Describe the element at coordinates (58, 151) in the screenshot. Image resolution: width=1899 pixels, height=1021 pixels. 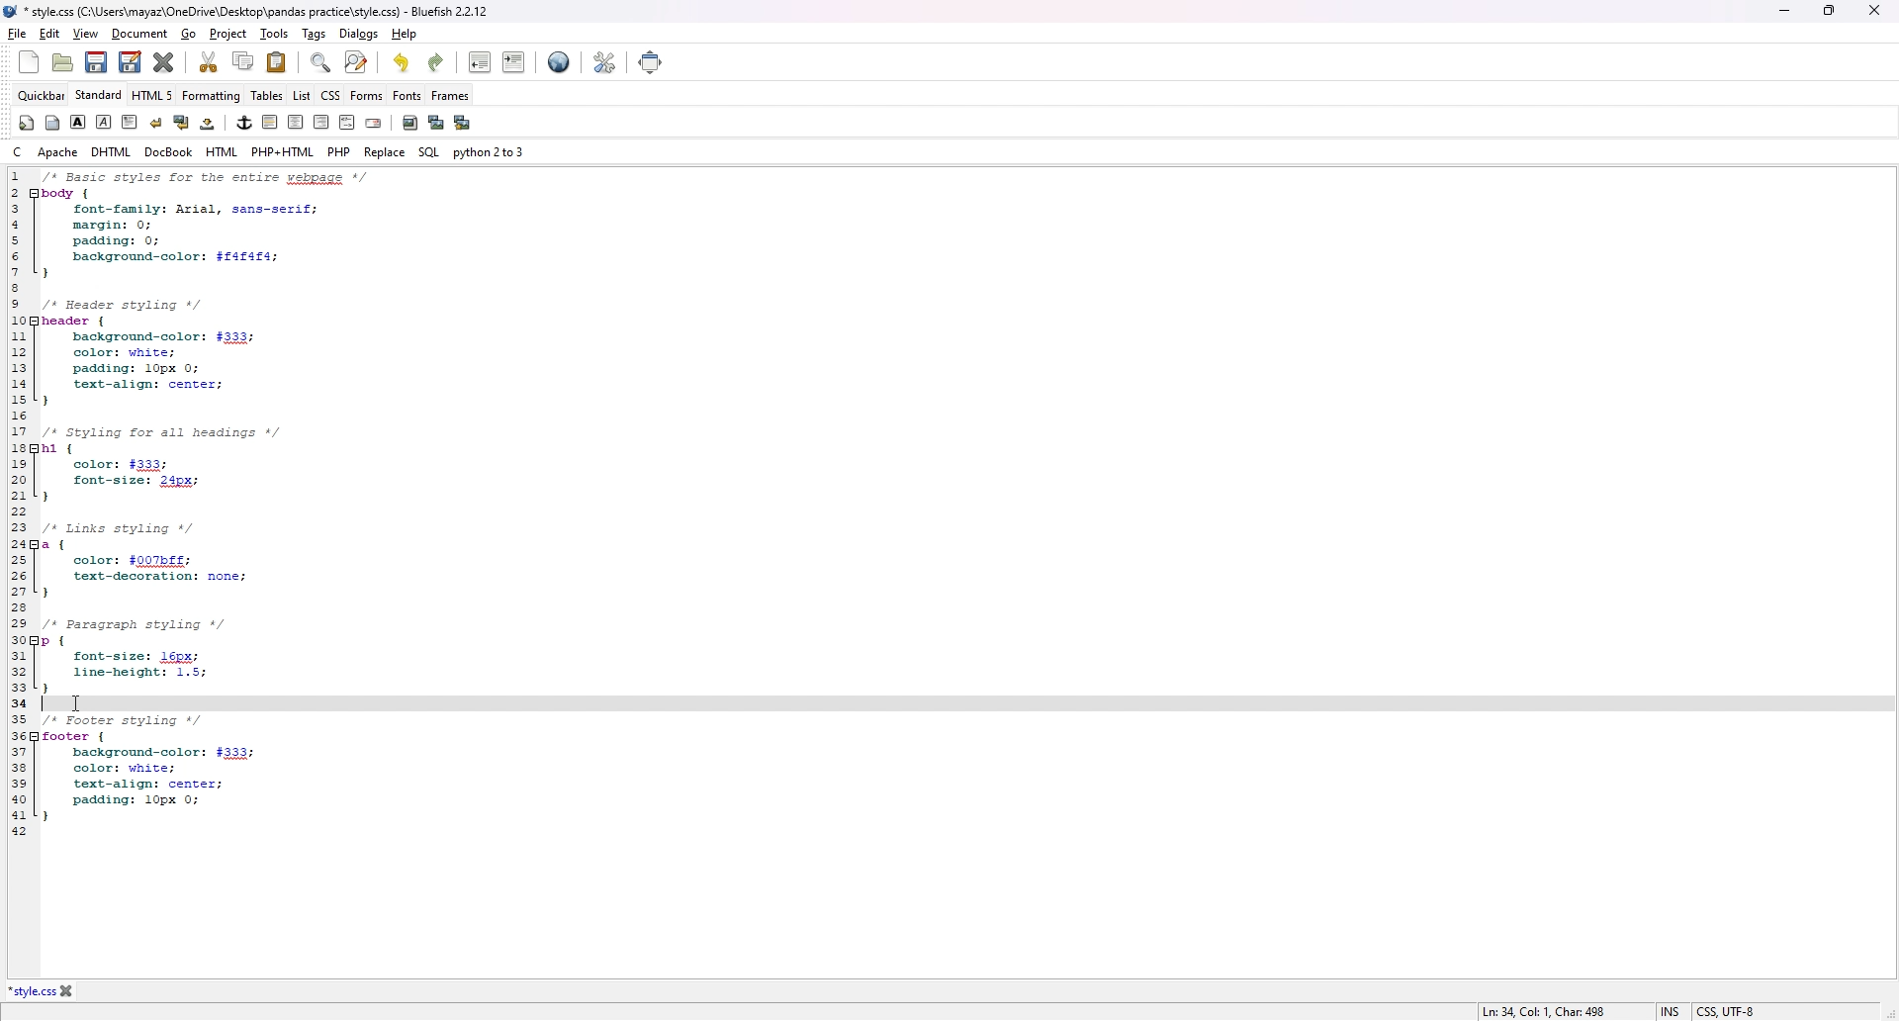
I see `apache` at that location.